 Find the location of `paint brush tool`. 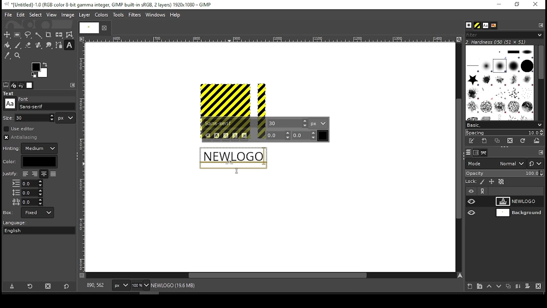

paint brush tool is located at coordinates (18, 45).